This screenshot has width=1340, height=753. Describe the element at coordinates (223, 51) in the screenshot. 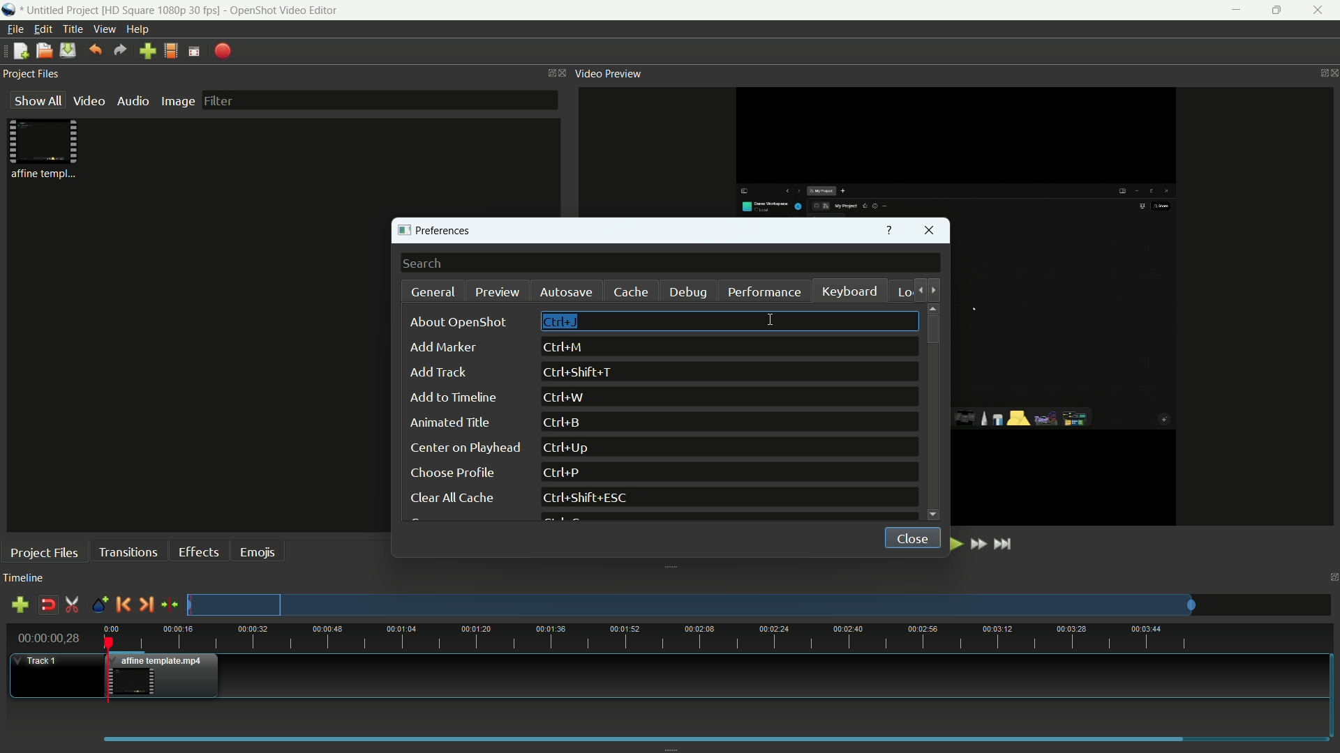

I see `export` at that location.